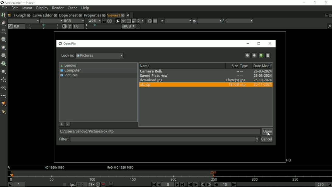 This screenshot has height=187, width=332. Describe the element at coordinates (51, 21) in the screenshot. I see `Alpha channel` at that location.